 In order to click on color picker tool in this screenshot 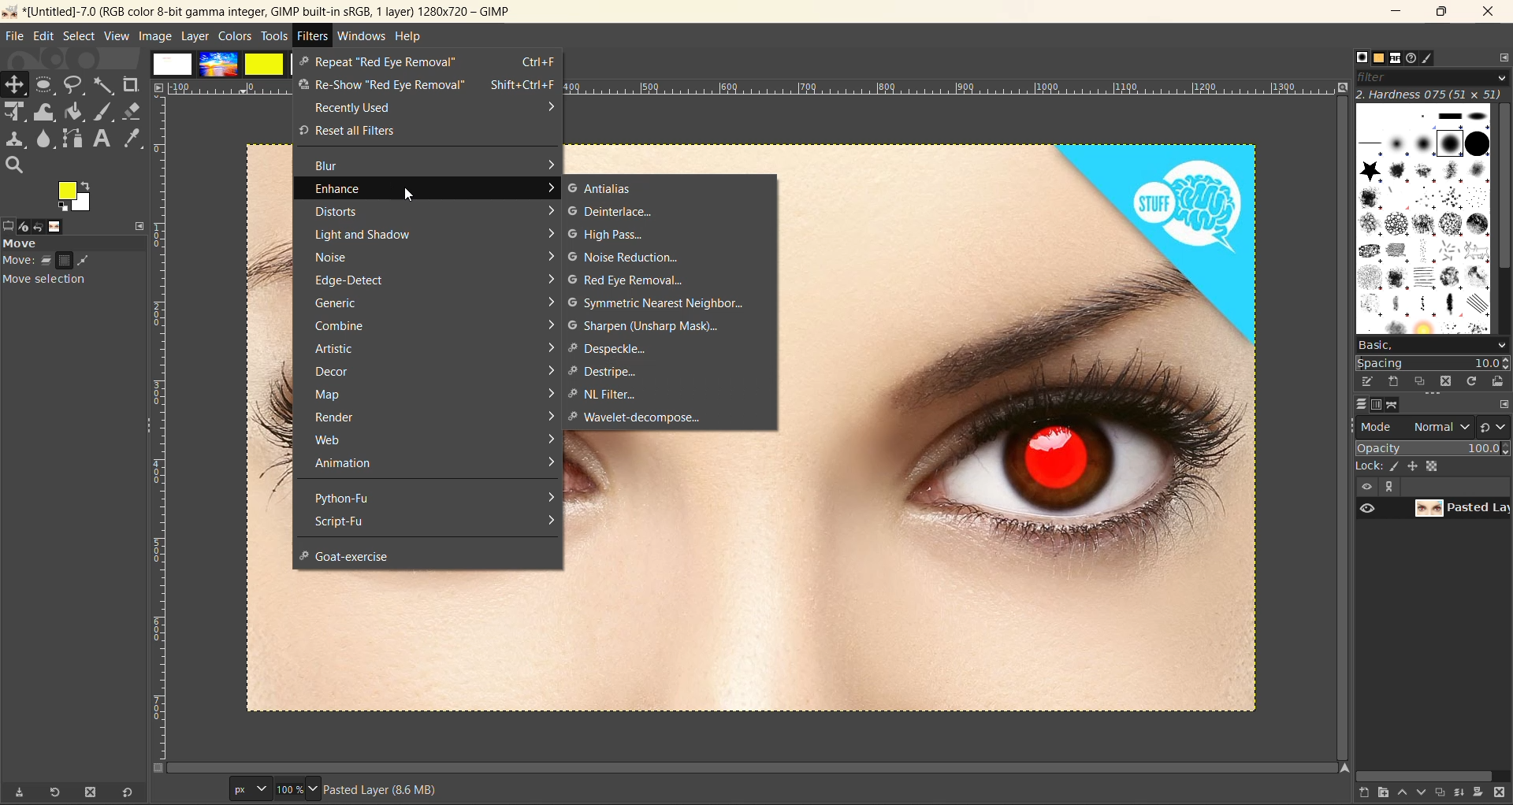, I will do `click(134, 139)`.